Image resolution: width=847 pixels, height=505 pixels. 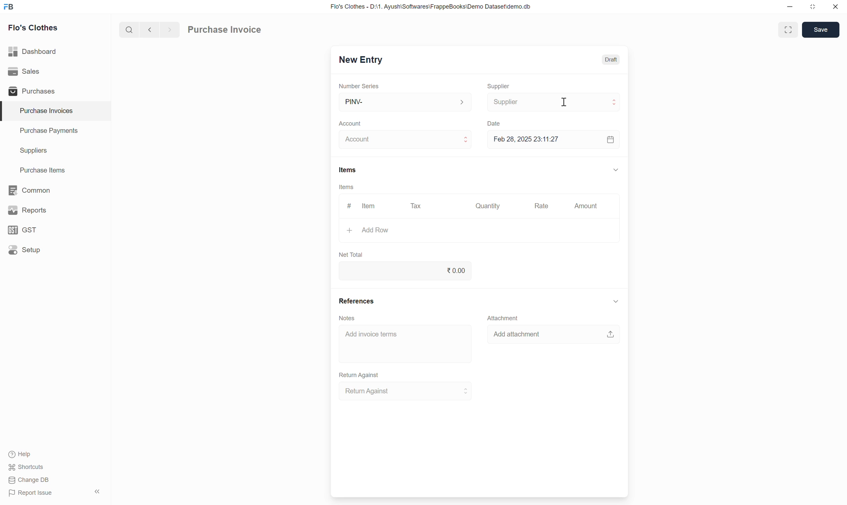 What do you see at coordinates (97, 491) in the screenshot?
I see `Collapse` at bounding box center [97, 491].